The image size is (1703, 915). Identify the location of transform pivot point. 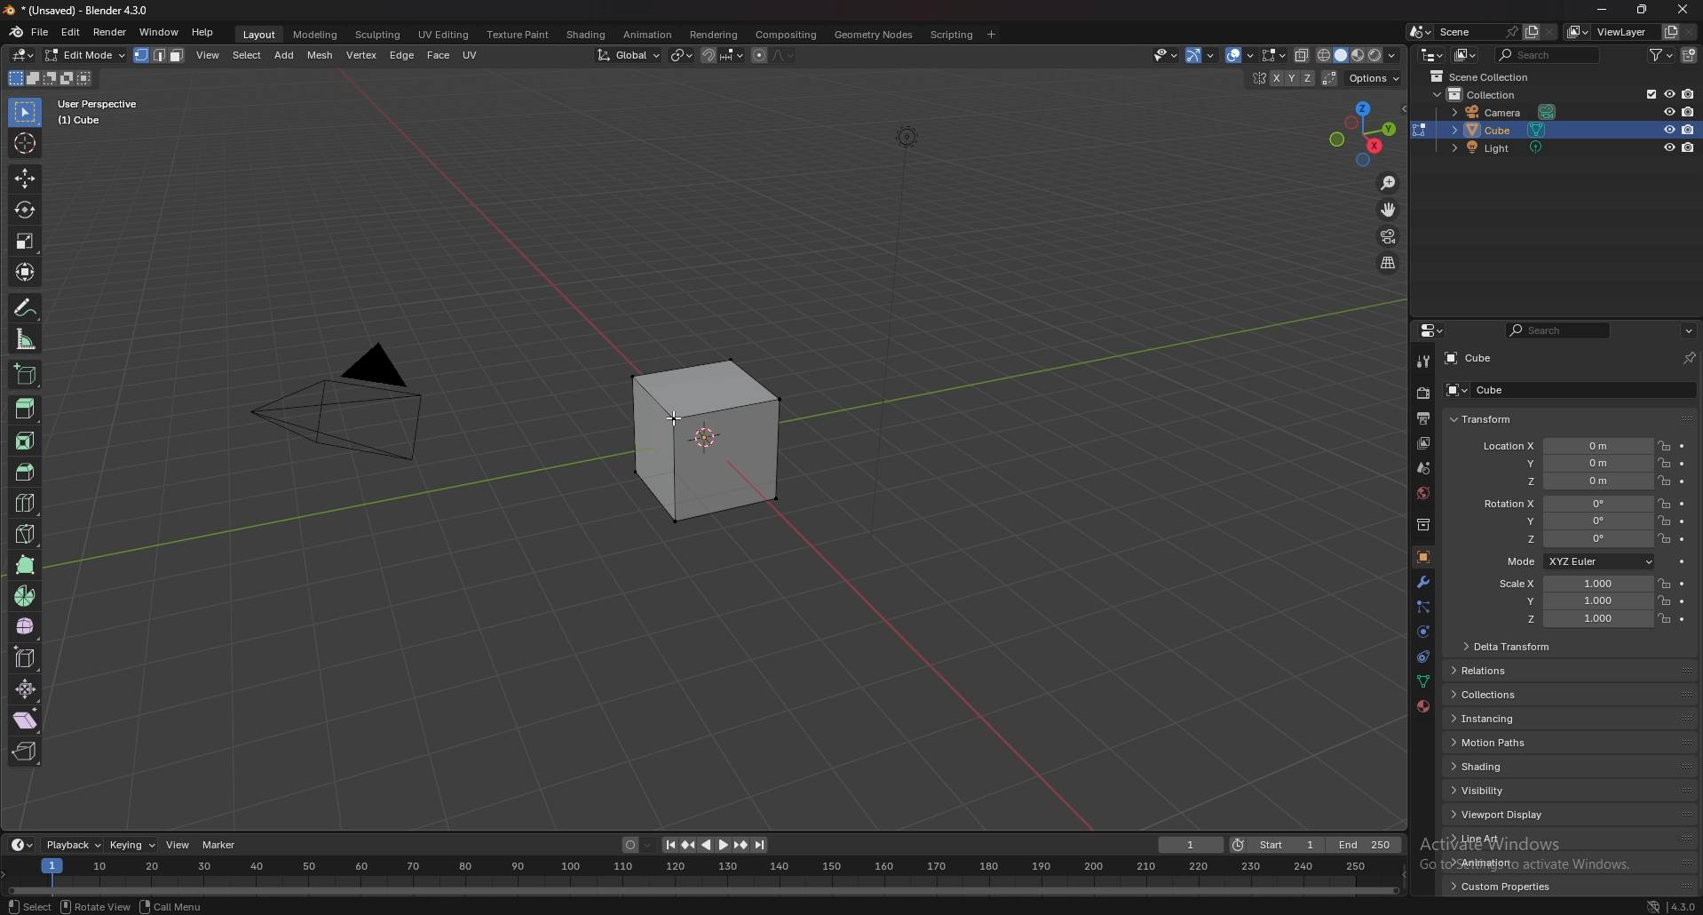
(681, 56).